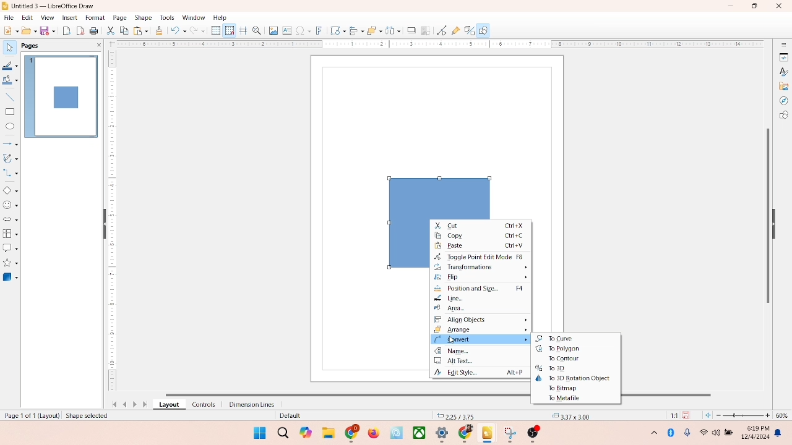 The height and width of the screenshot is (445, 792). Describe the element at coordinates (136, 404) in the screenshot. I see `next page` at that location.